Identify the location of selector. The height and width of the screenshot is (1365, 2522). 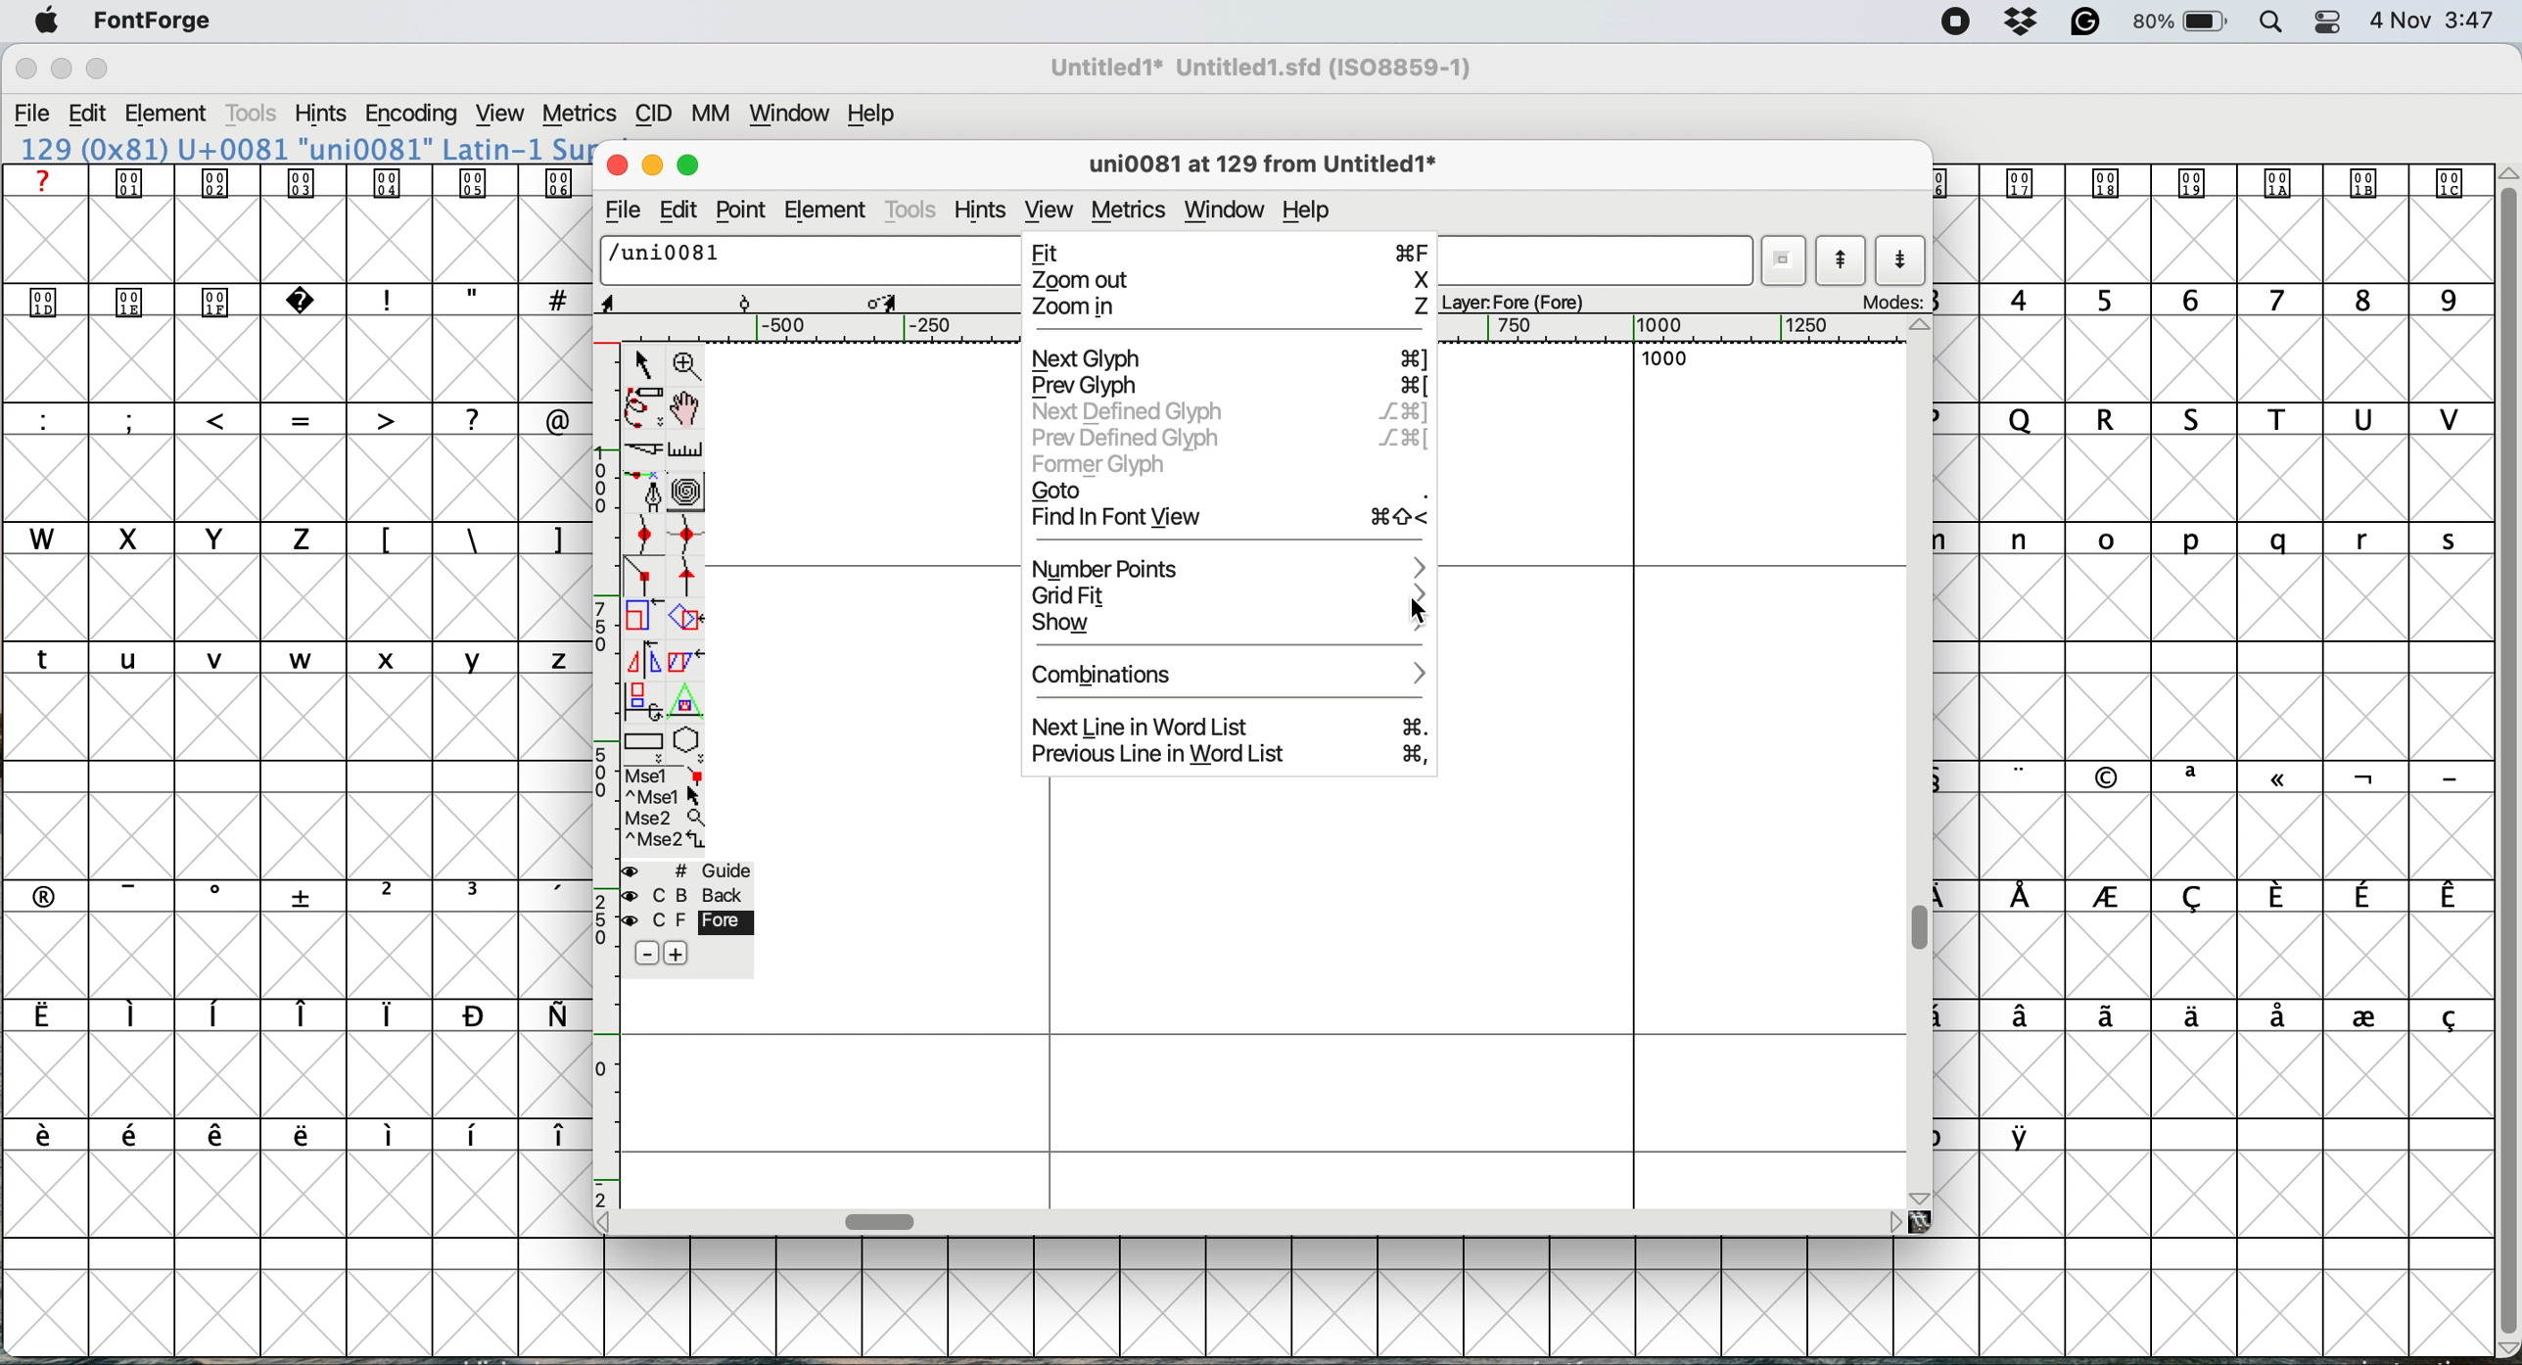
(643, 362).